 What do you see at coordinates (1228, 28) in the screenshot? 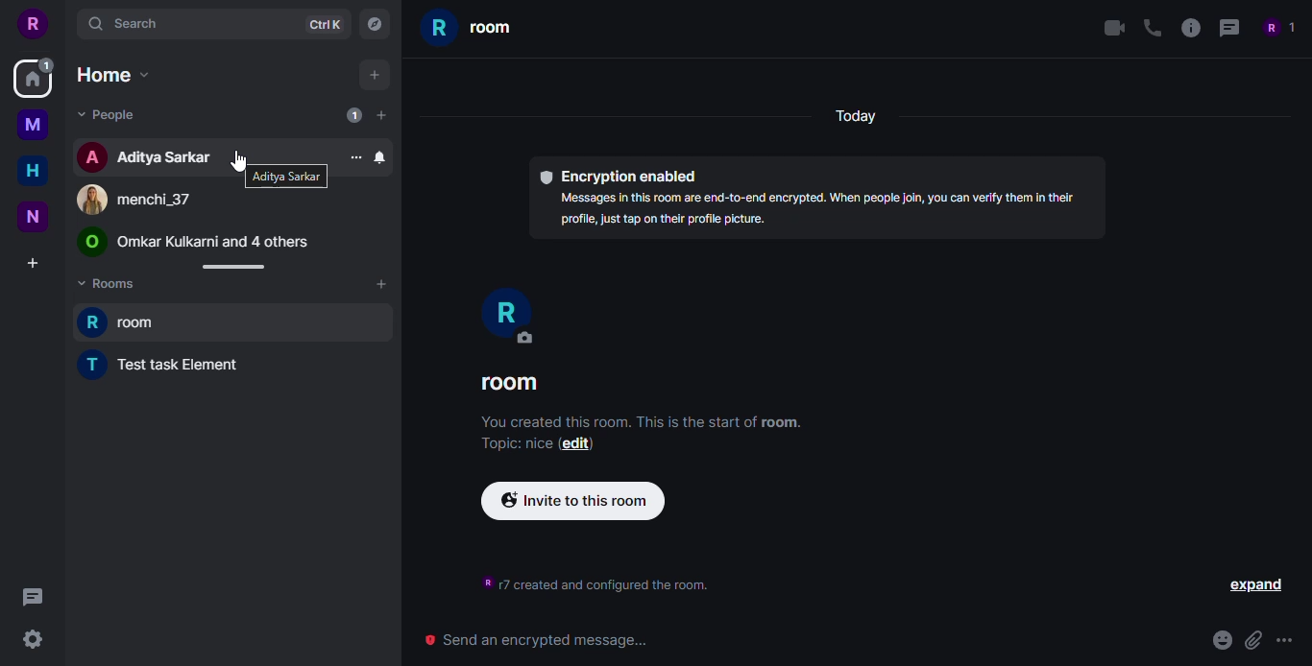
I see `threads` at bounding box center [1228, 28].